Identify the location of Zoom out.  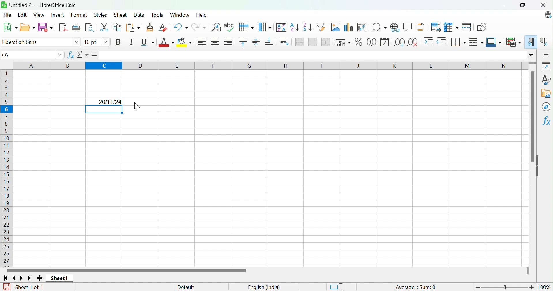
(478, 288).